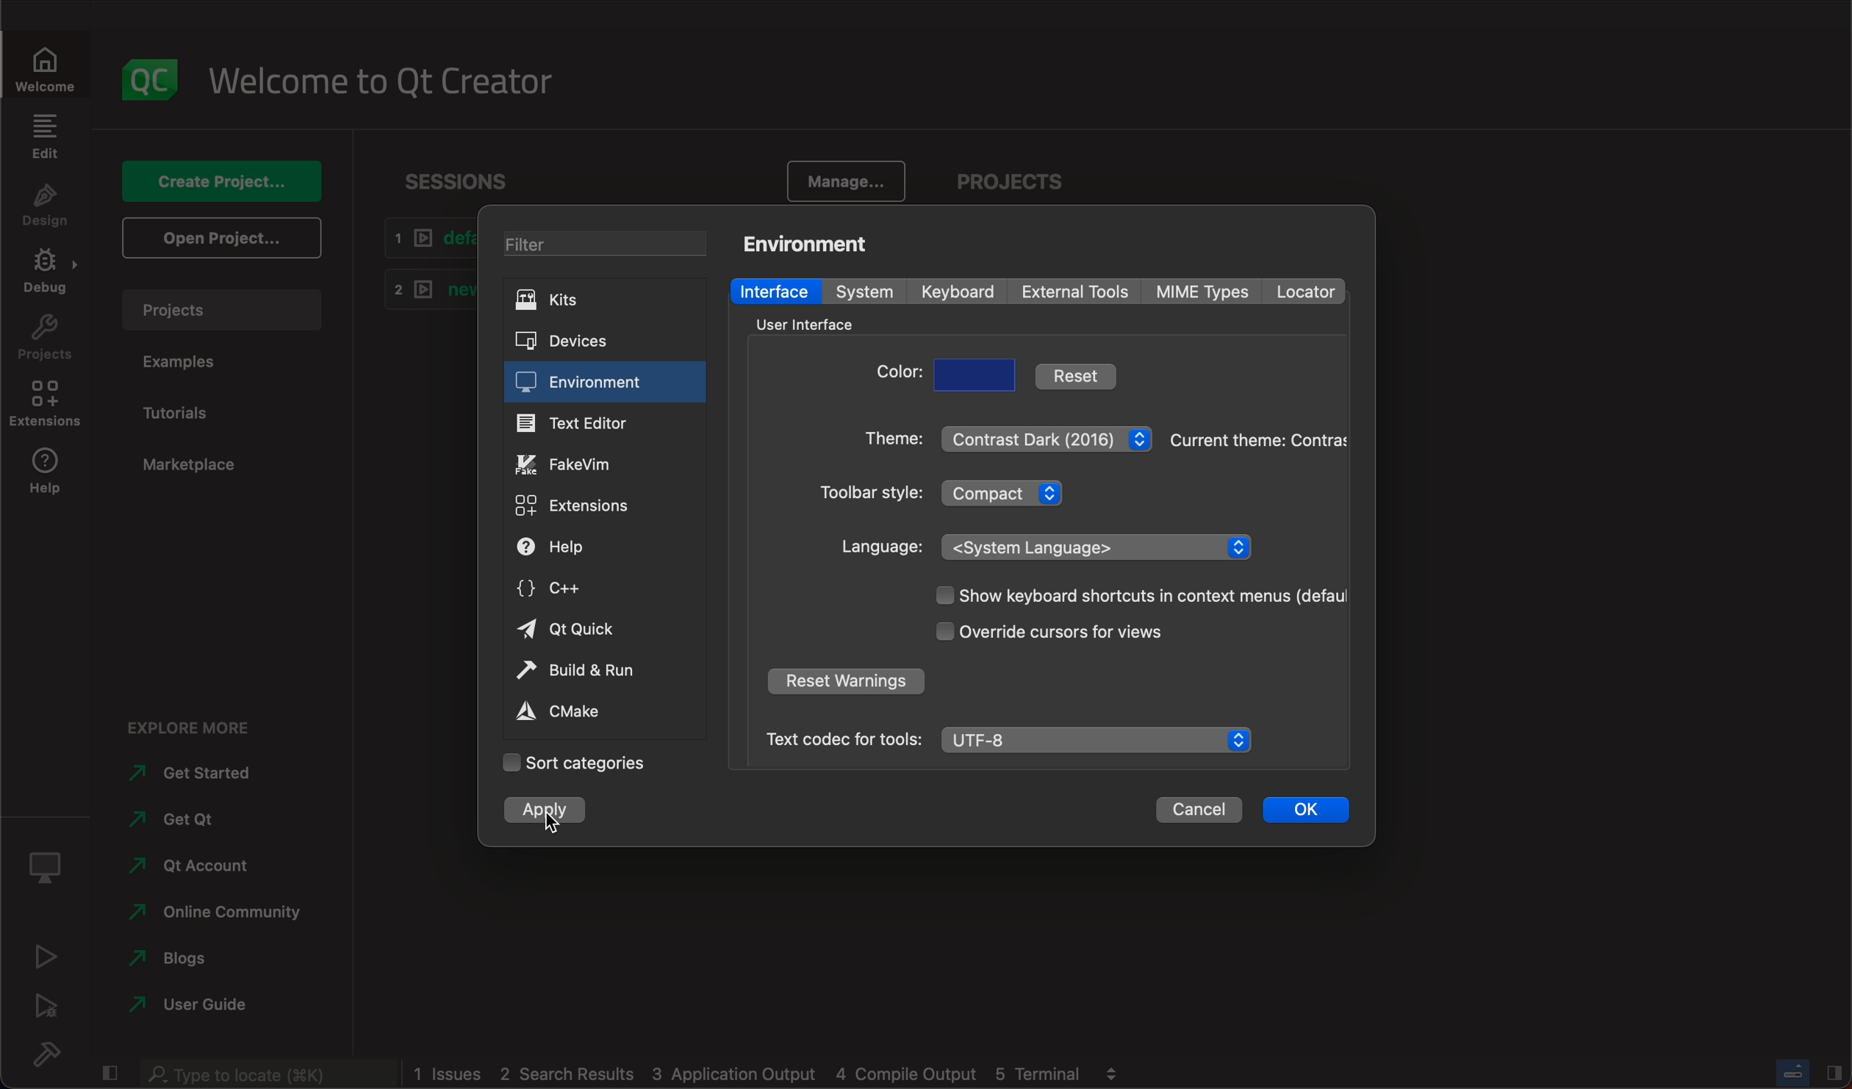 The width and height of the screenshot is (1852, 1089). I want to click on debug, so click(50, 276).